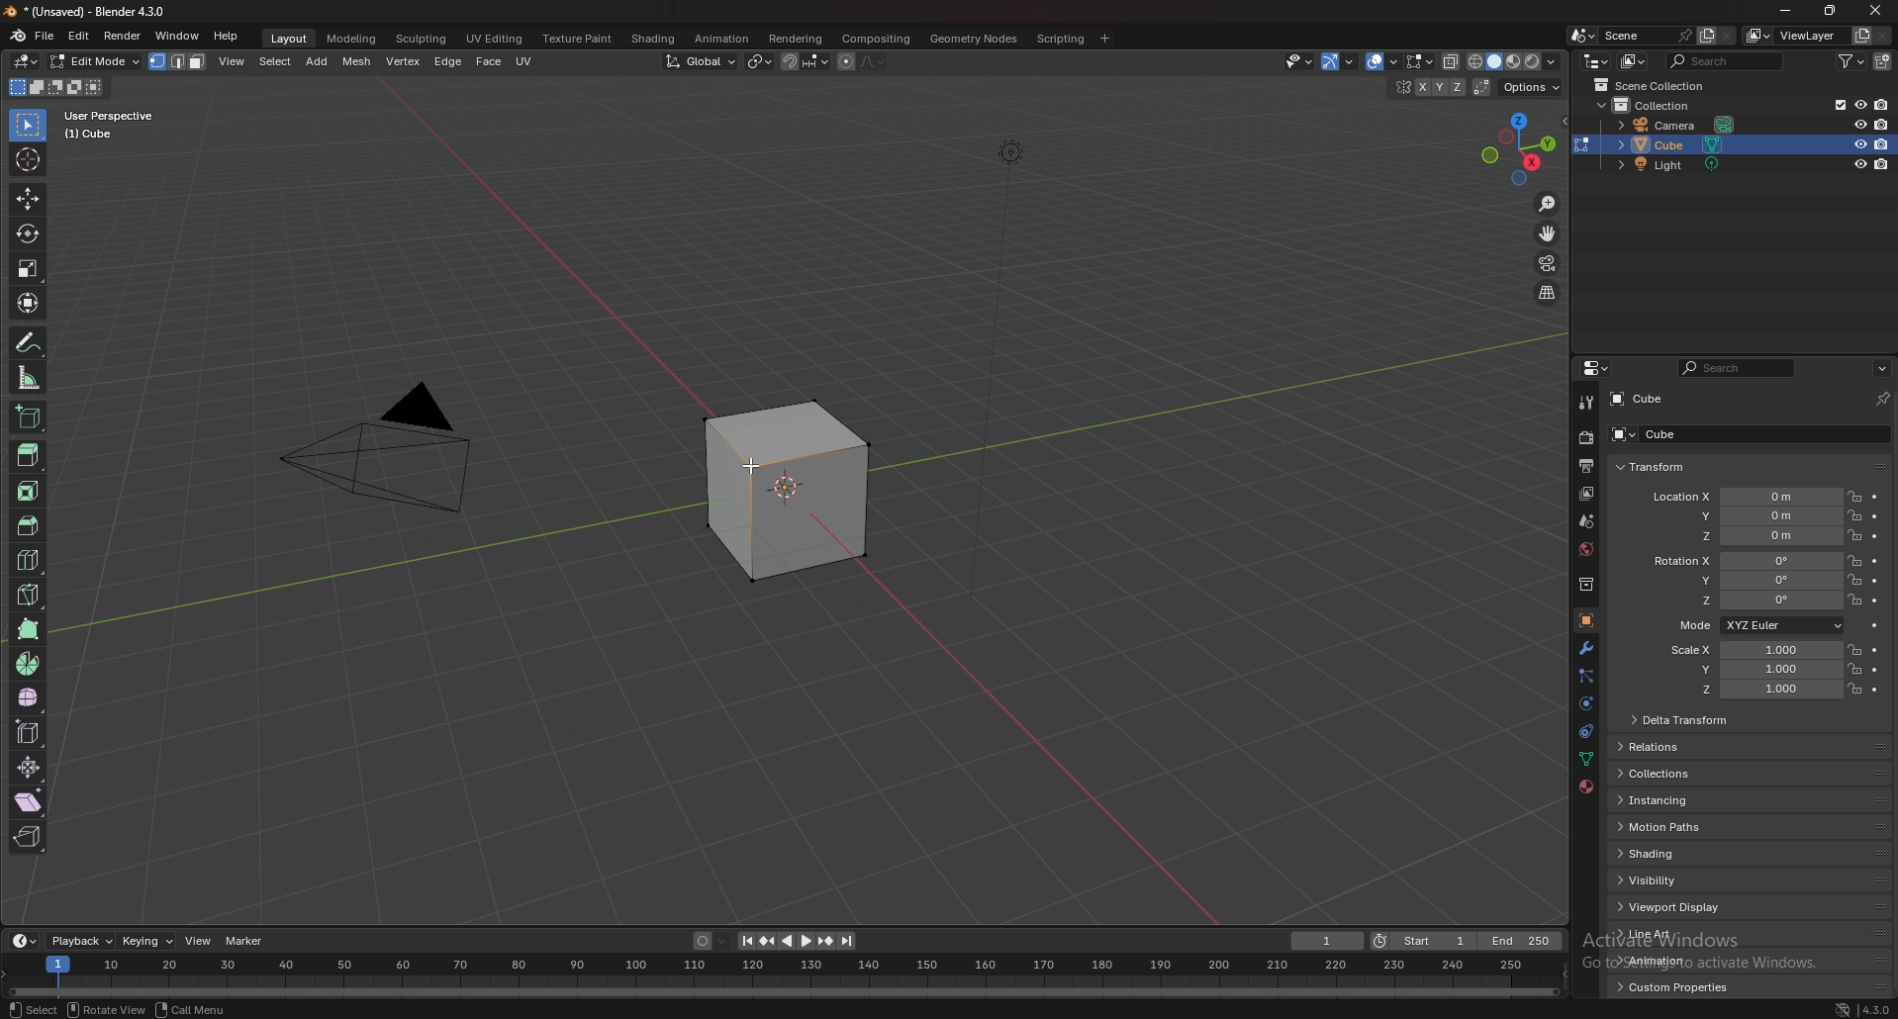  Describe the element at coordinates (797, 941) in the screenshot. I see `play` at that location.